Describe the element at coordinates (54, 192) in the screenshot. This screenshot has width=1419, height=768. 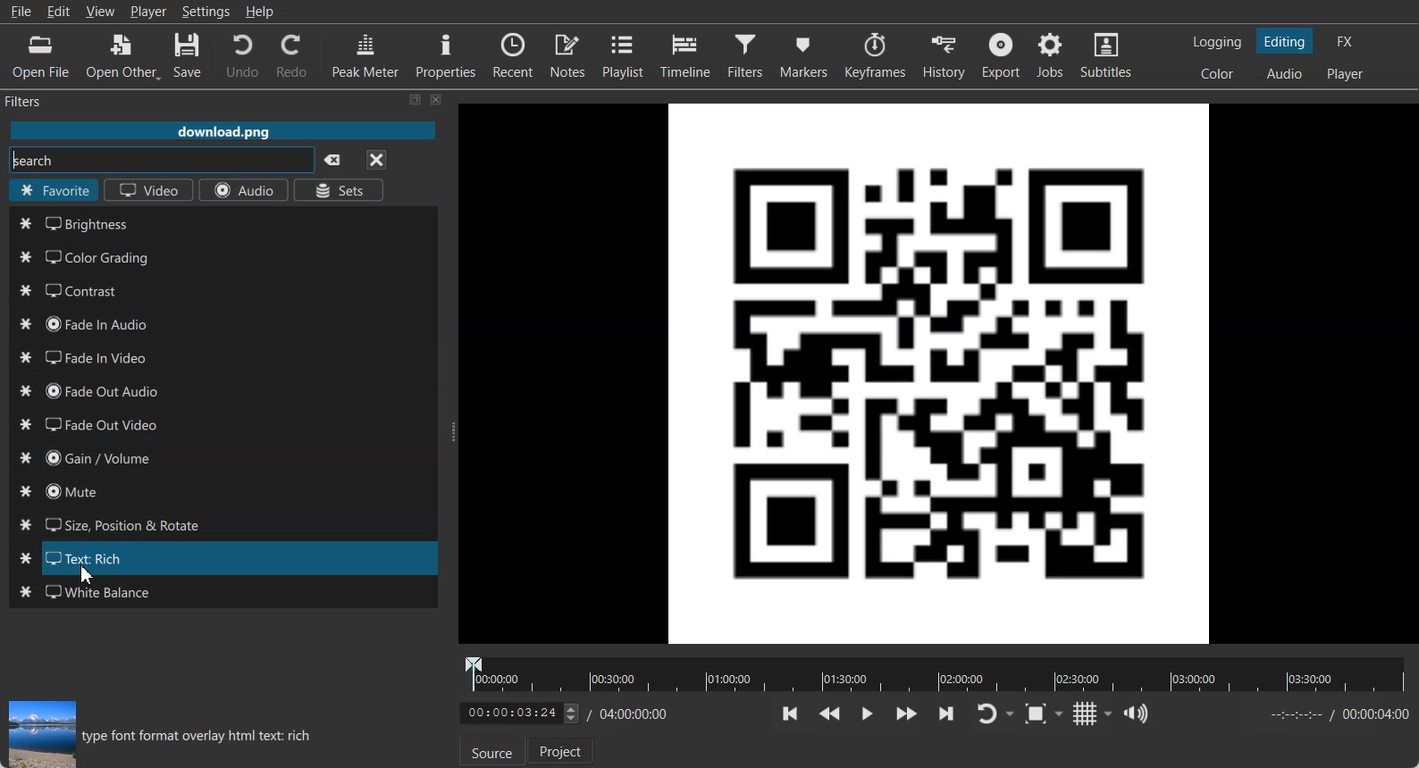
I see `Favorite` at that location.